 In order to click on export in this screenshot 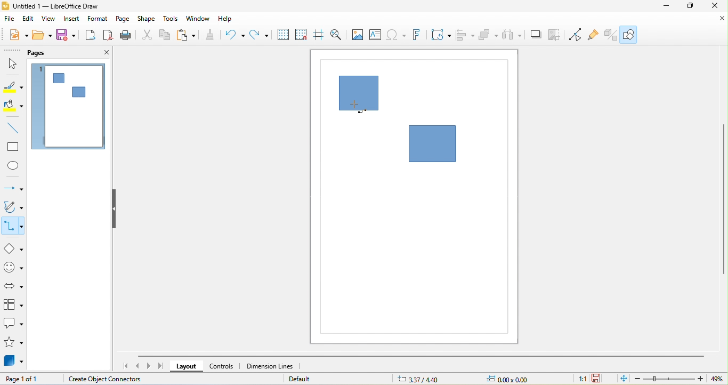, I will do `click(90, 35)`.